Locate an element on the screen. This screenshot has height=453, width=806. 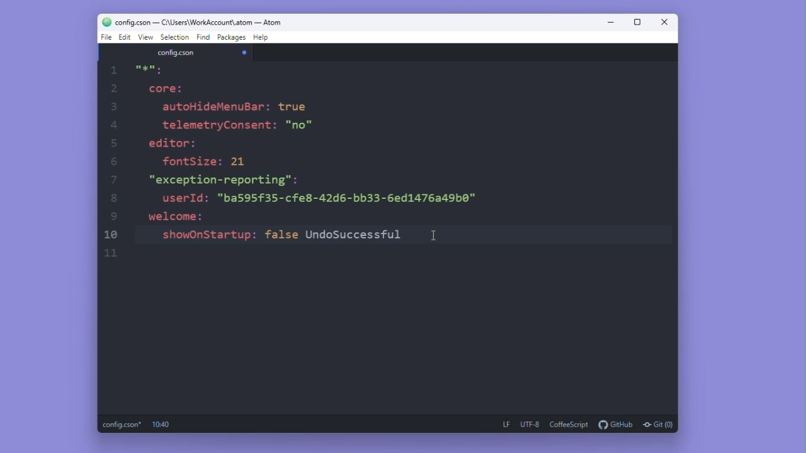
Close is located at coordinates (666, 24).